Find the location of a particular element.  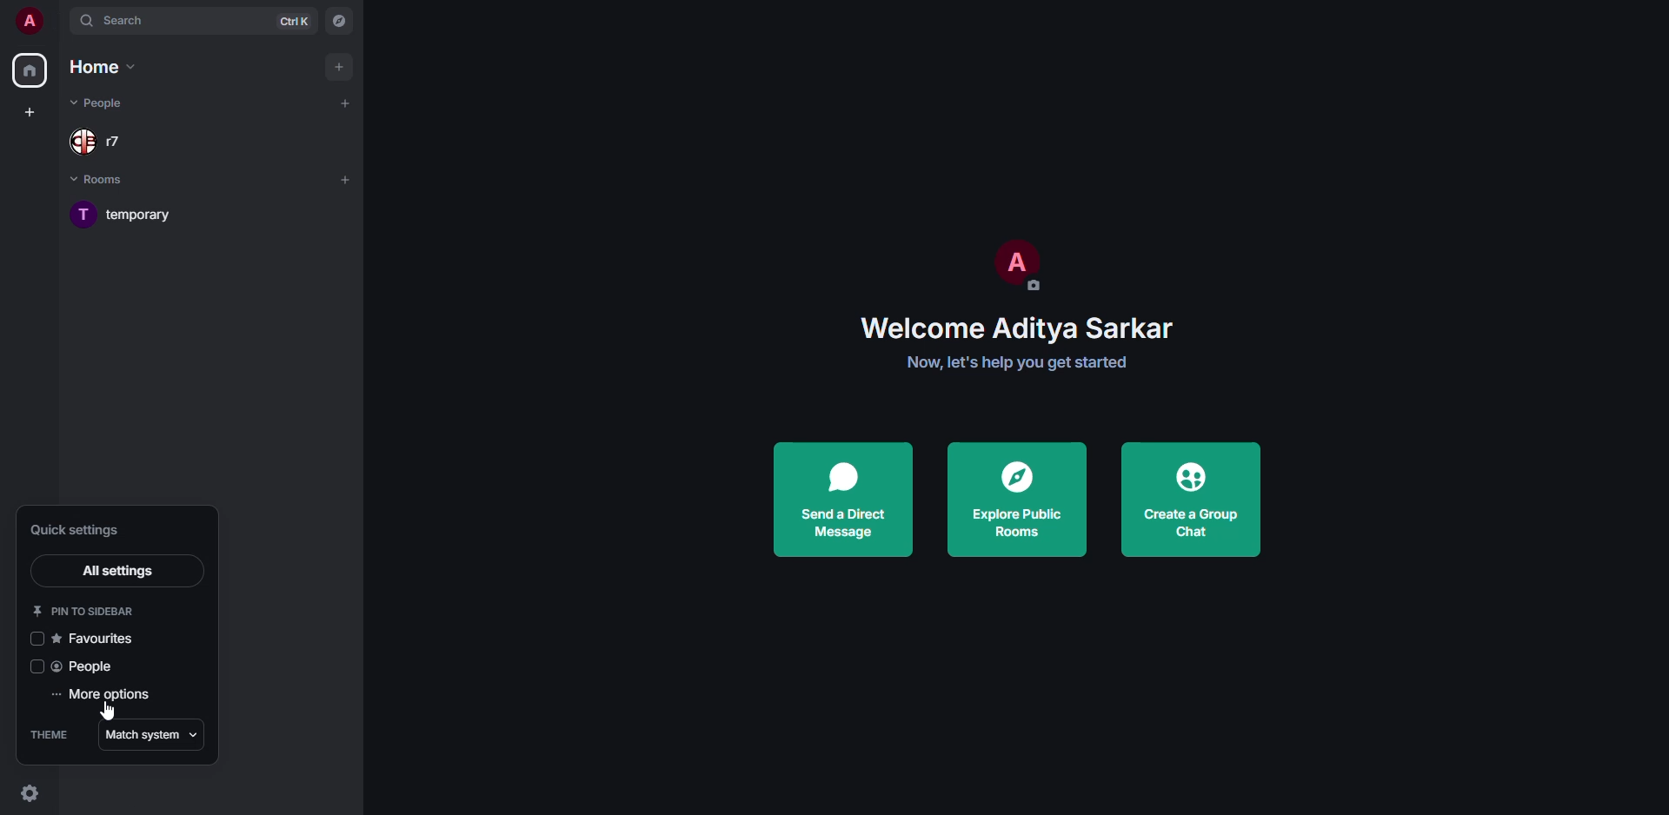

match system is located at coordinates (151, 735).